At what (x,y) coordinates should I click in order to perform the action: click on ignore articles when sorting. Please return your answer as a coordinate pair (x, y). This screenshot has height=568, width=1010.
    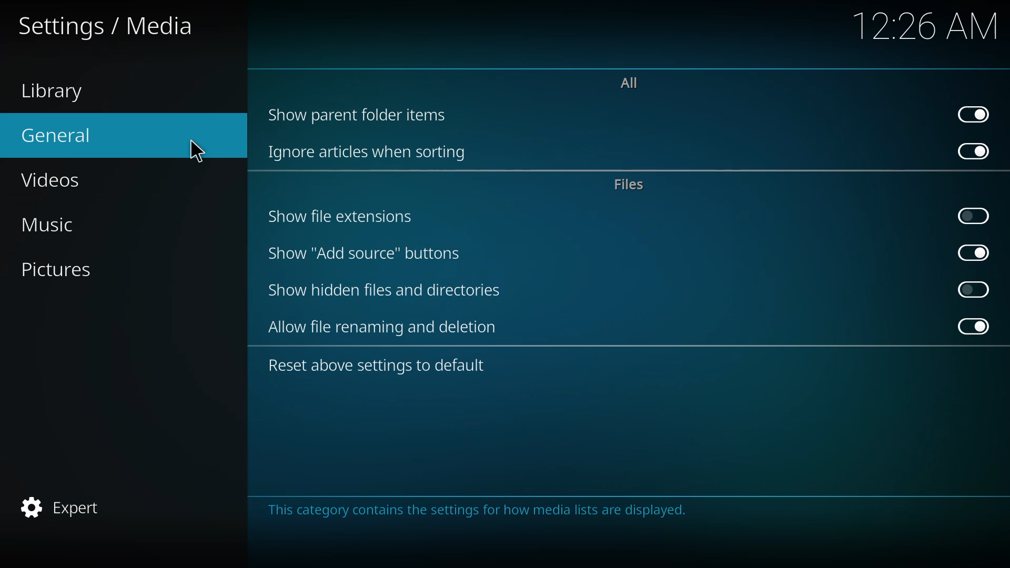
    Looking at the image, I should click on (371, 153).